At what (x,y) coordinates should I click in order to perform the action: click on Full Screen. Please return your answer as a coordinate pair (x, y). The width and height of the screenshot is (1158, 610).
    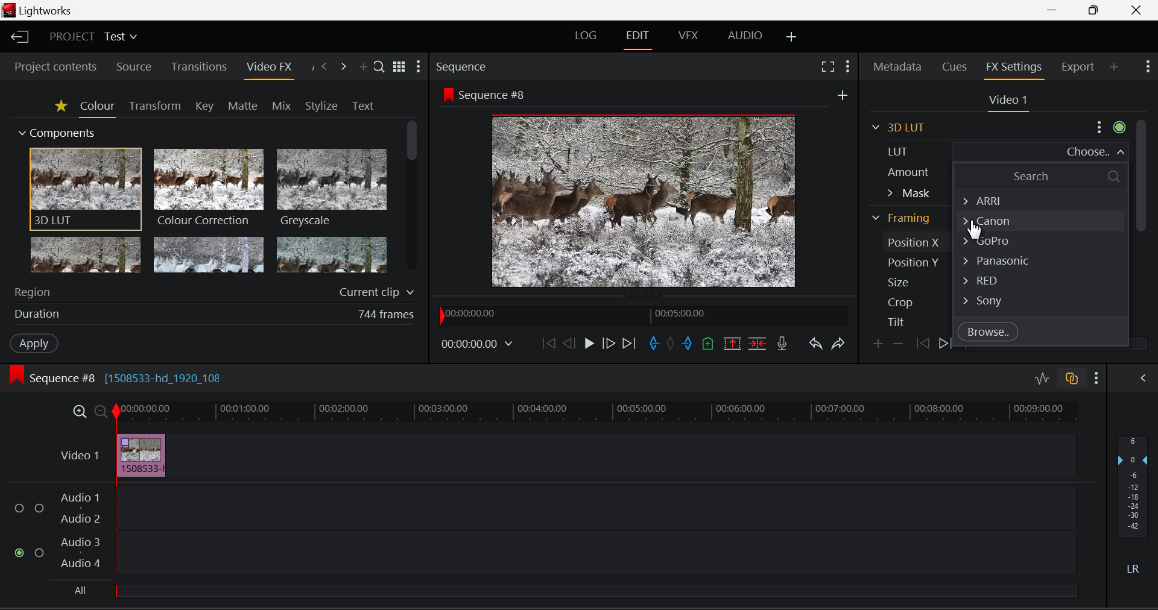
    Looking at the image, I should click on (827, 66).